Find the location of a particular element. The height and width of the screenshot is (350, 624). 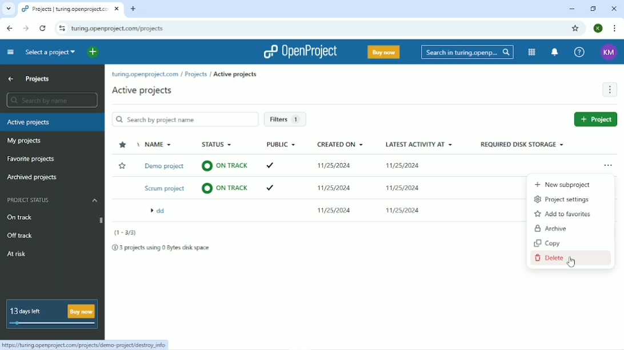

11/25/2024 is located at coordinates (334, 189).